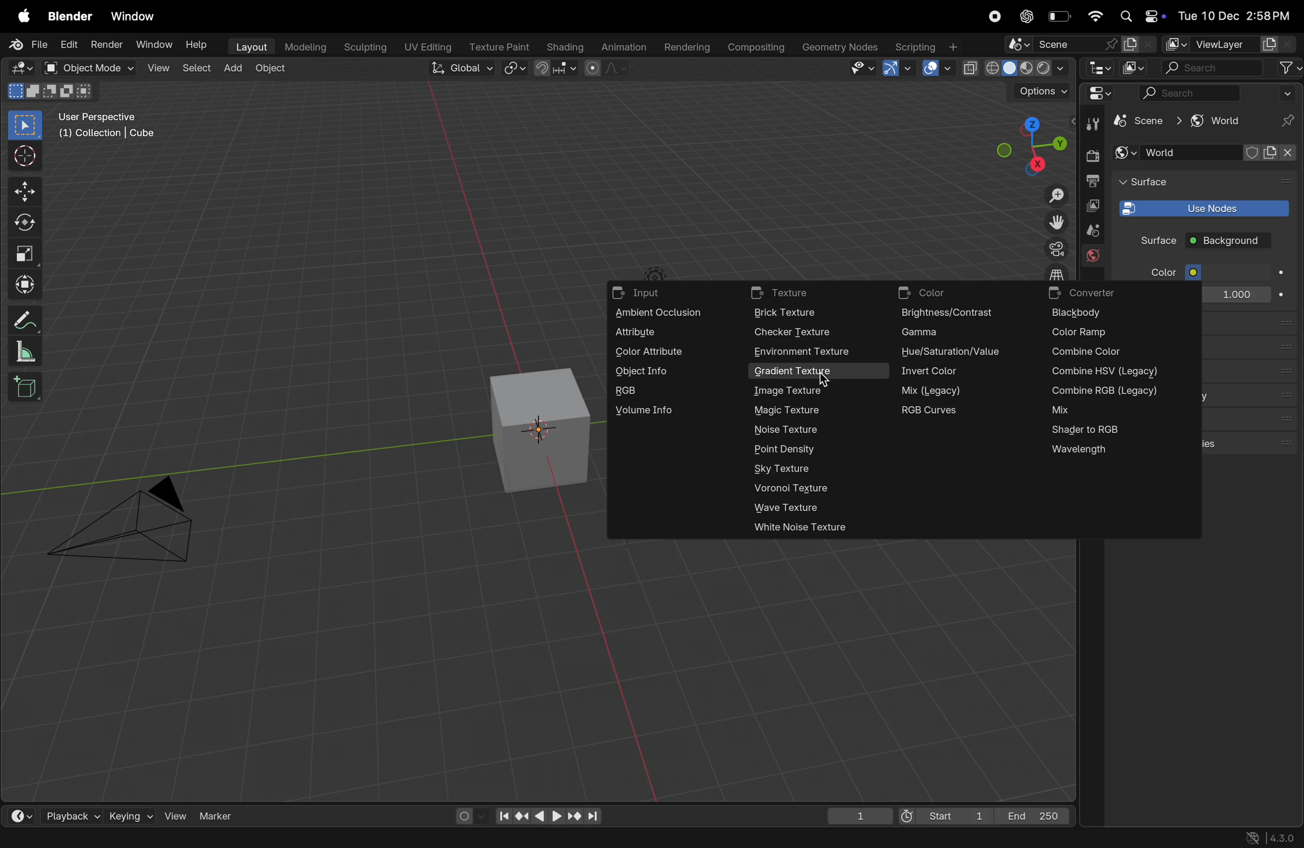  I want to click on Window, so click(150, 45).